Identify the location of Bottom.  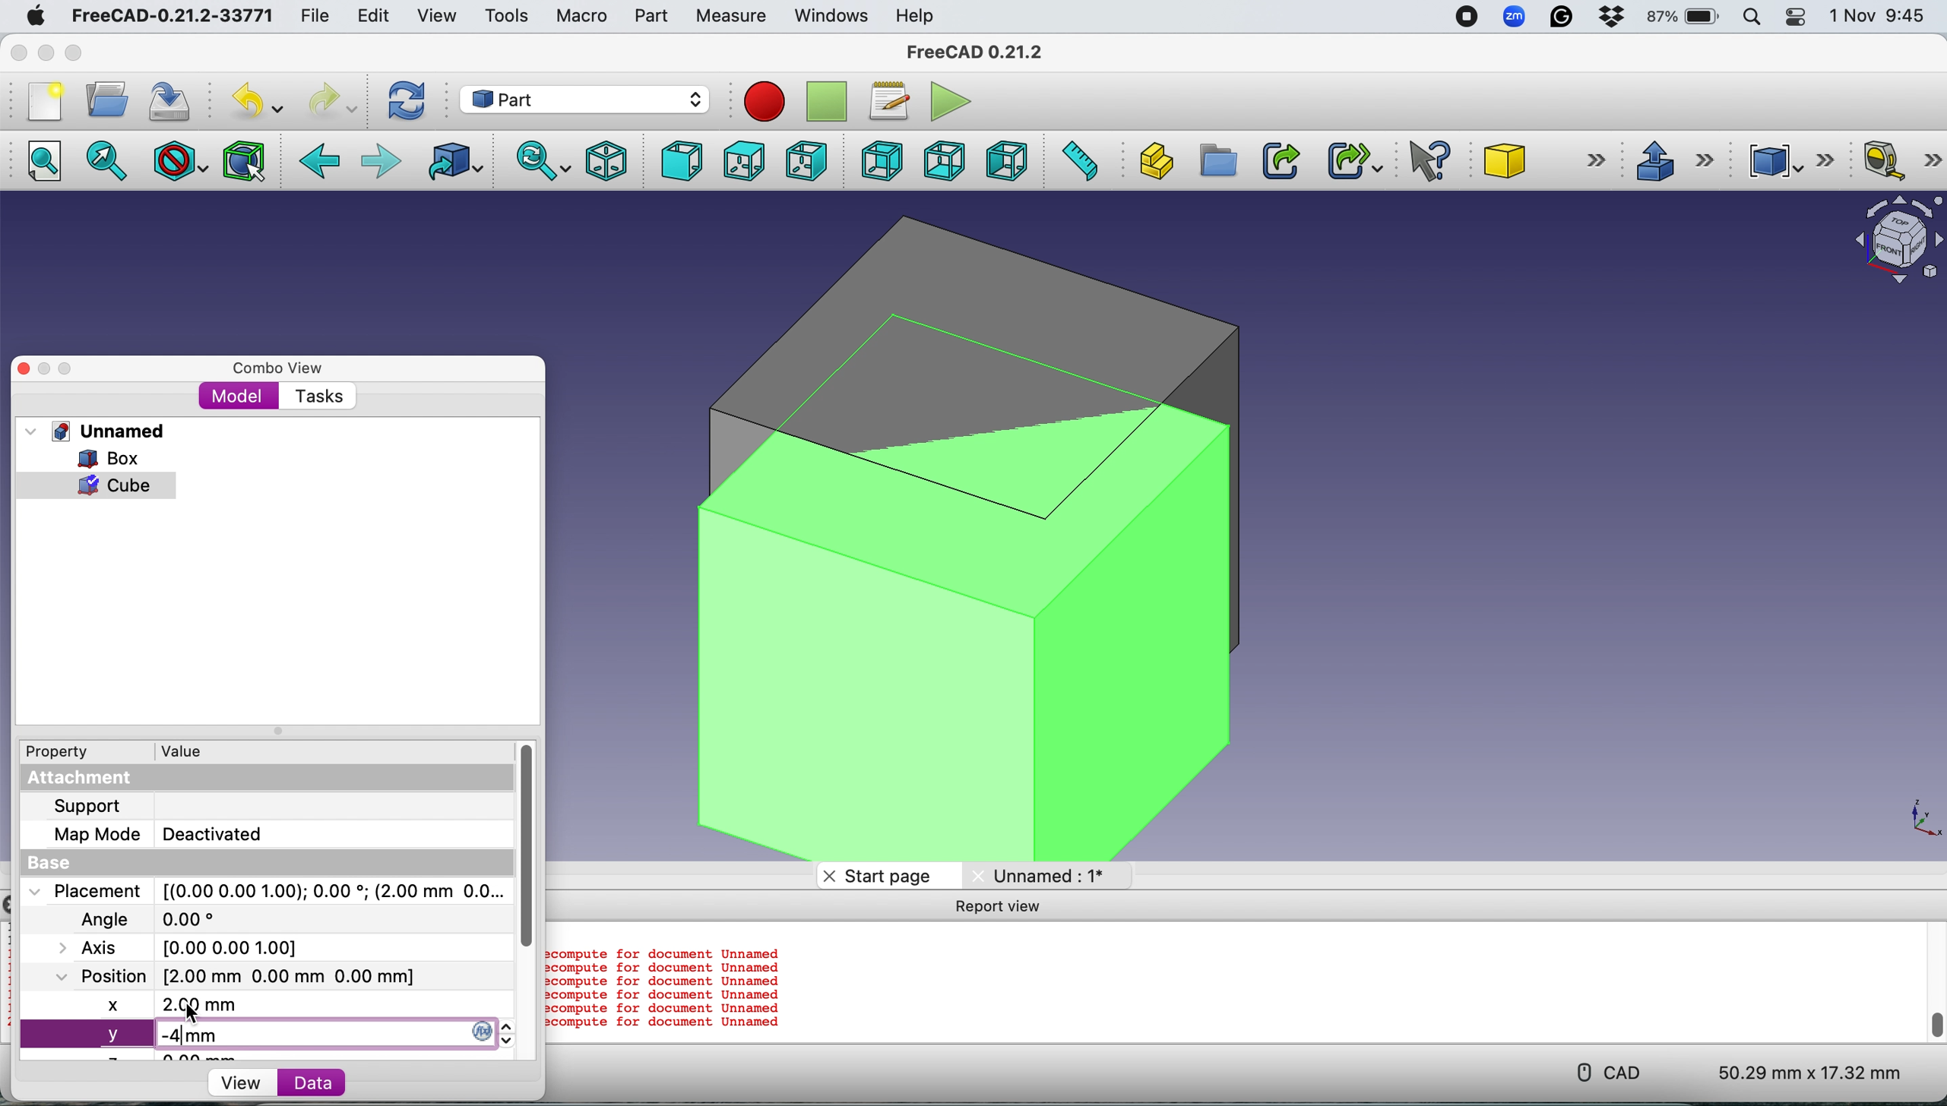
(944, 160).